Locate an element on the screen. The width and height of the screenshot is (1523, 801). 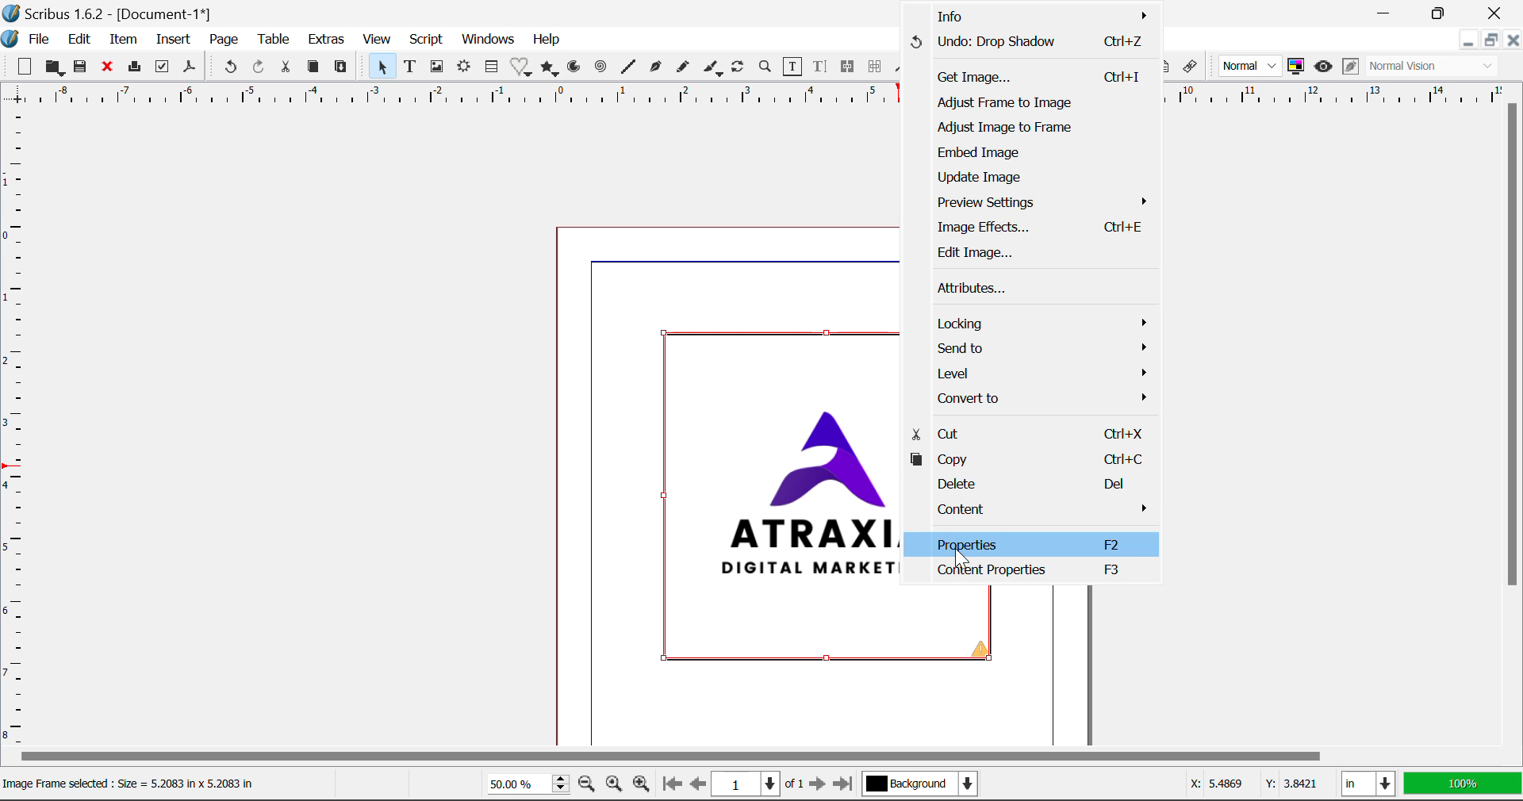
Vertical Scroll Bar is located at coordinates (1513, 403).